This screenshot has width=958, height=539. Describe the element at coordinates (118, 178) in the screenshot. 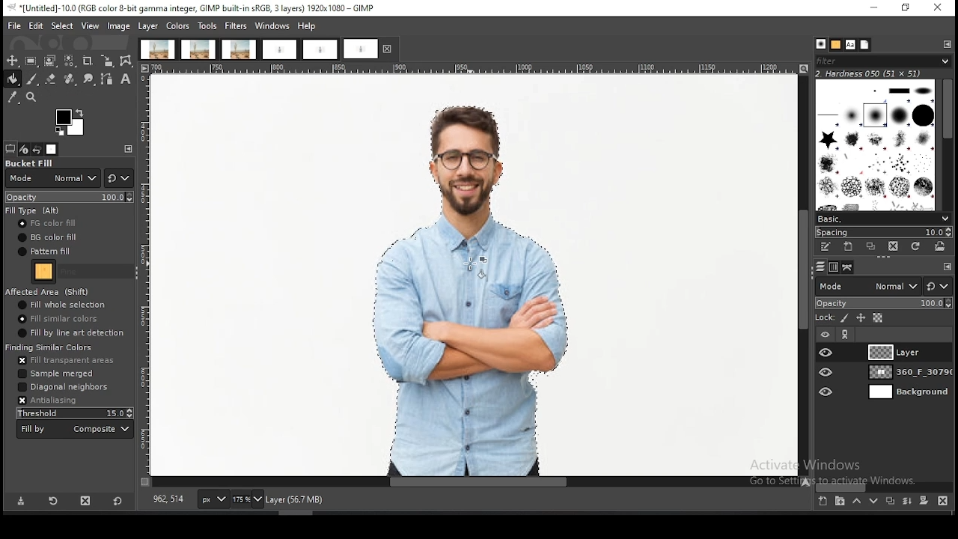

I see `reset` at that location.